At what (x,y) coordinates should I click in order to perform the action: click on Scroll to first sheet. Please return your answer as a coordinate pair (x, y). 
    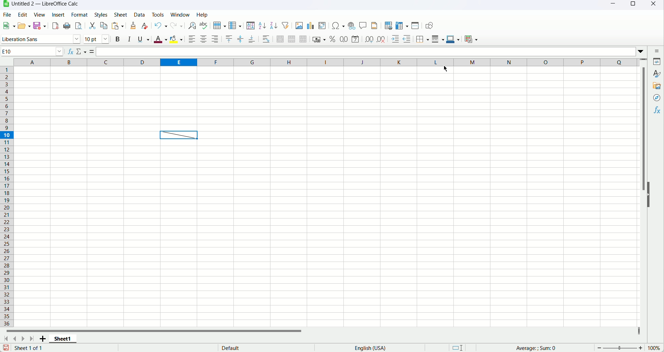
    Looking at the image, I should click on (6, 339).